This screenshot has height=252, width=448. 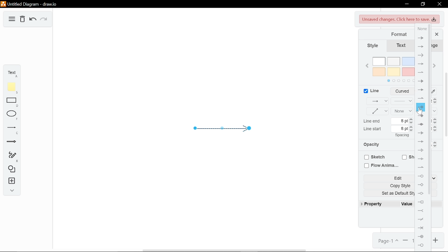 What do you see at coordinates (12, 19) in the screenshot?
I see `Diagram` at bounding box center [12, 19].